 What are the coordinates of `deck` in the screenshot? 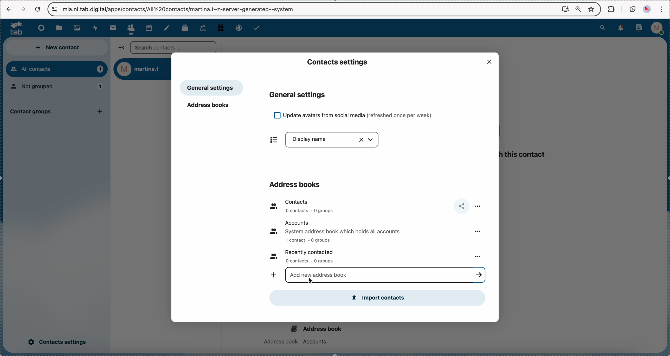 It's located at (184, 28).